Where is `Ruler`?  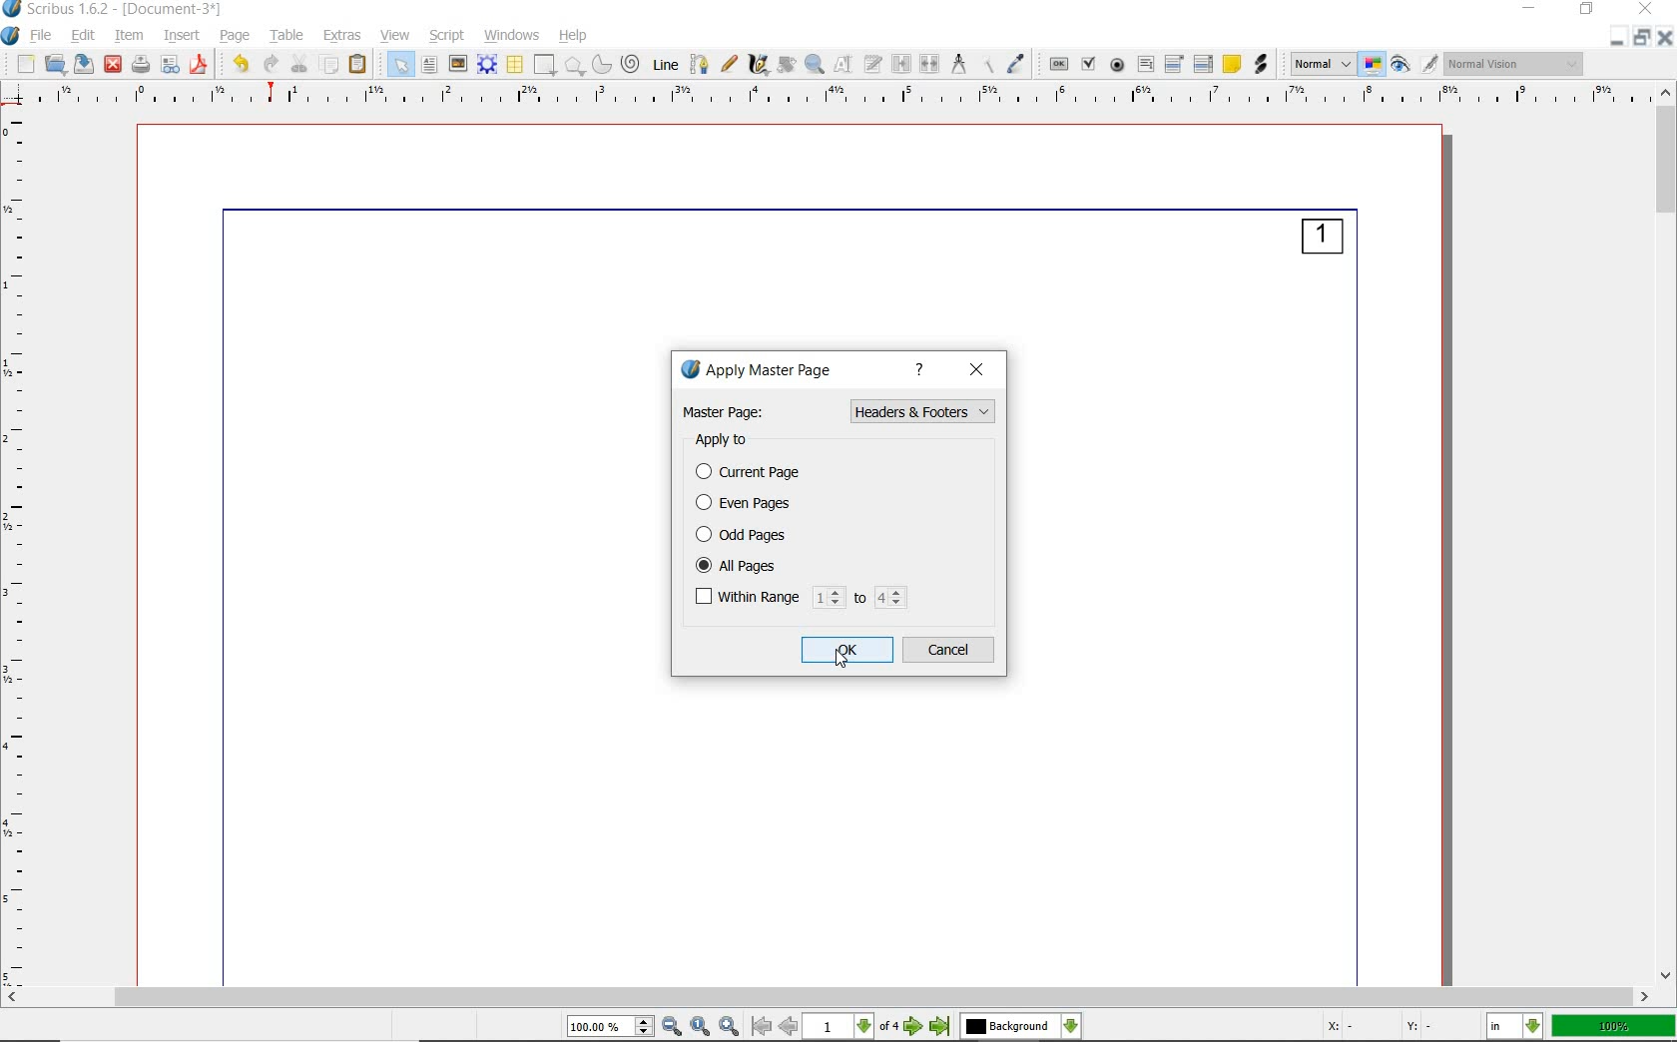 Ruler is located at coordinates (845, 98).